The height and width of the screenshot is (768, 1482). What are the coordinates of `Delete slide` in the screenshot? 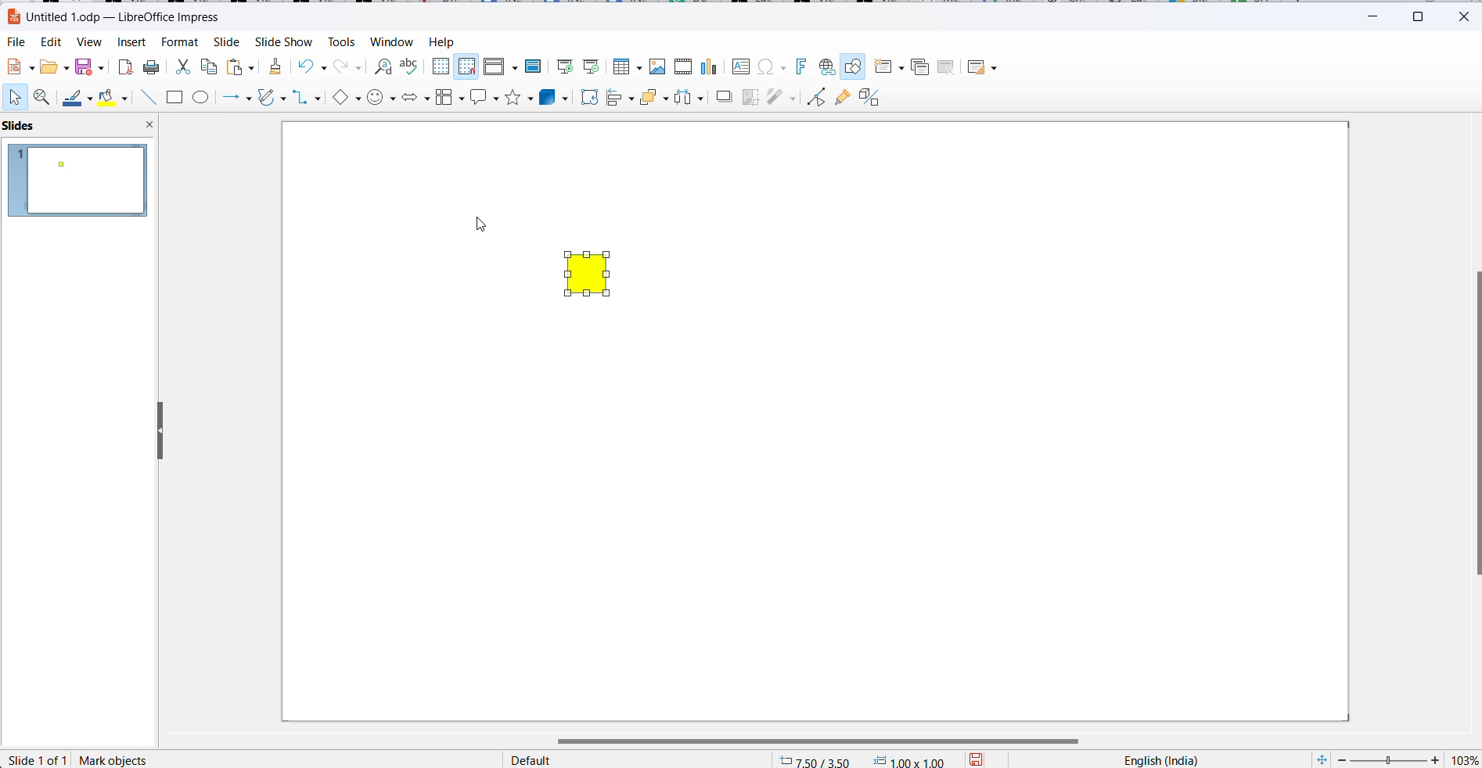 It's located at (947, 67).